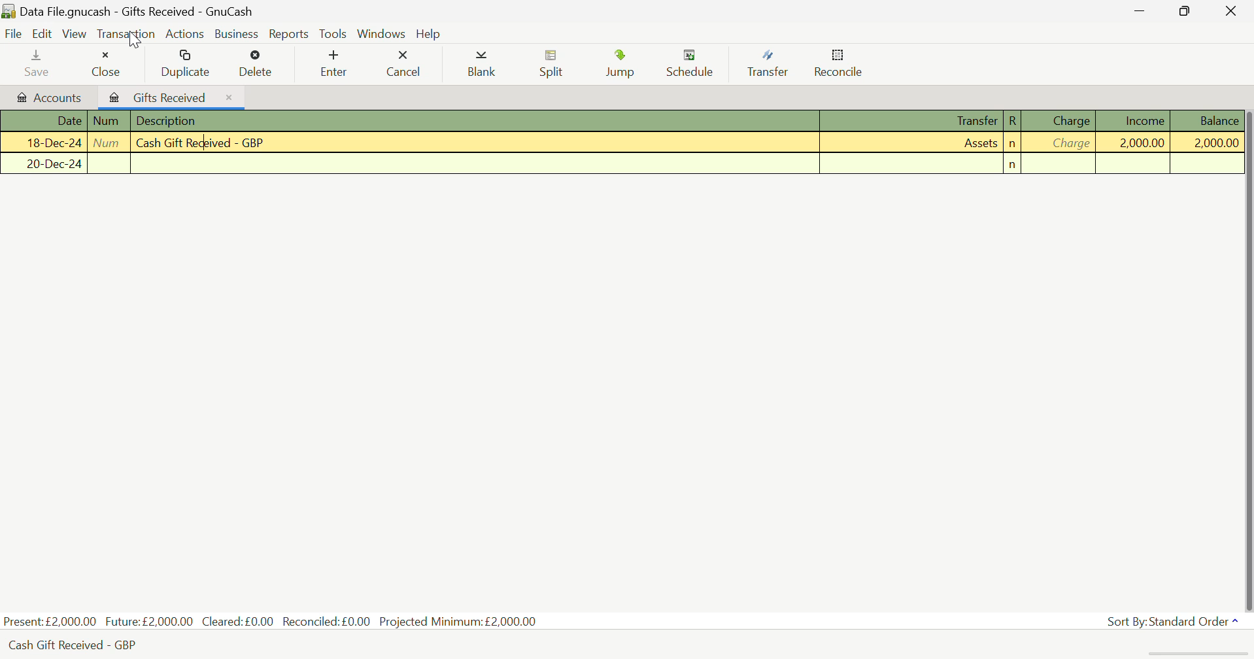 The height and width of the screenshot is (659, 1254). Describe the element at coordinates (484, 65) in the screenshot. I see `Blank` at that location.